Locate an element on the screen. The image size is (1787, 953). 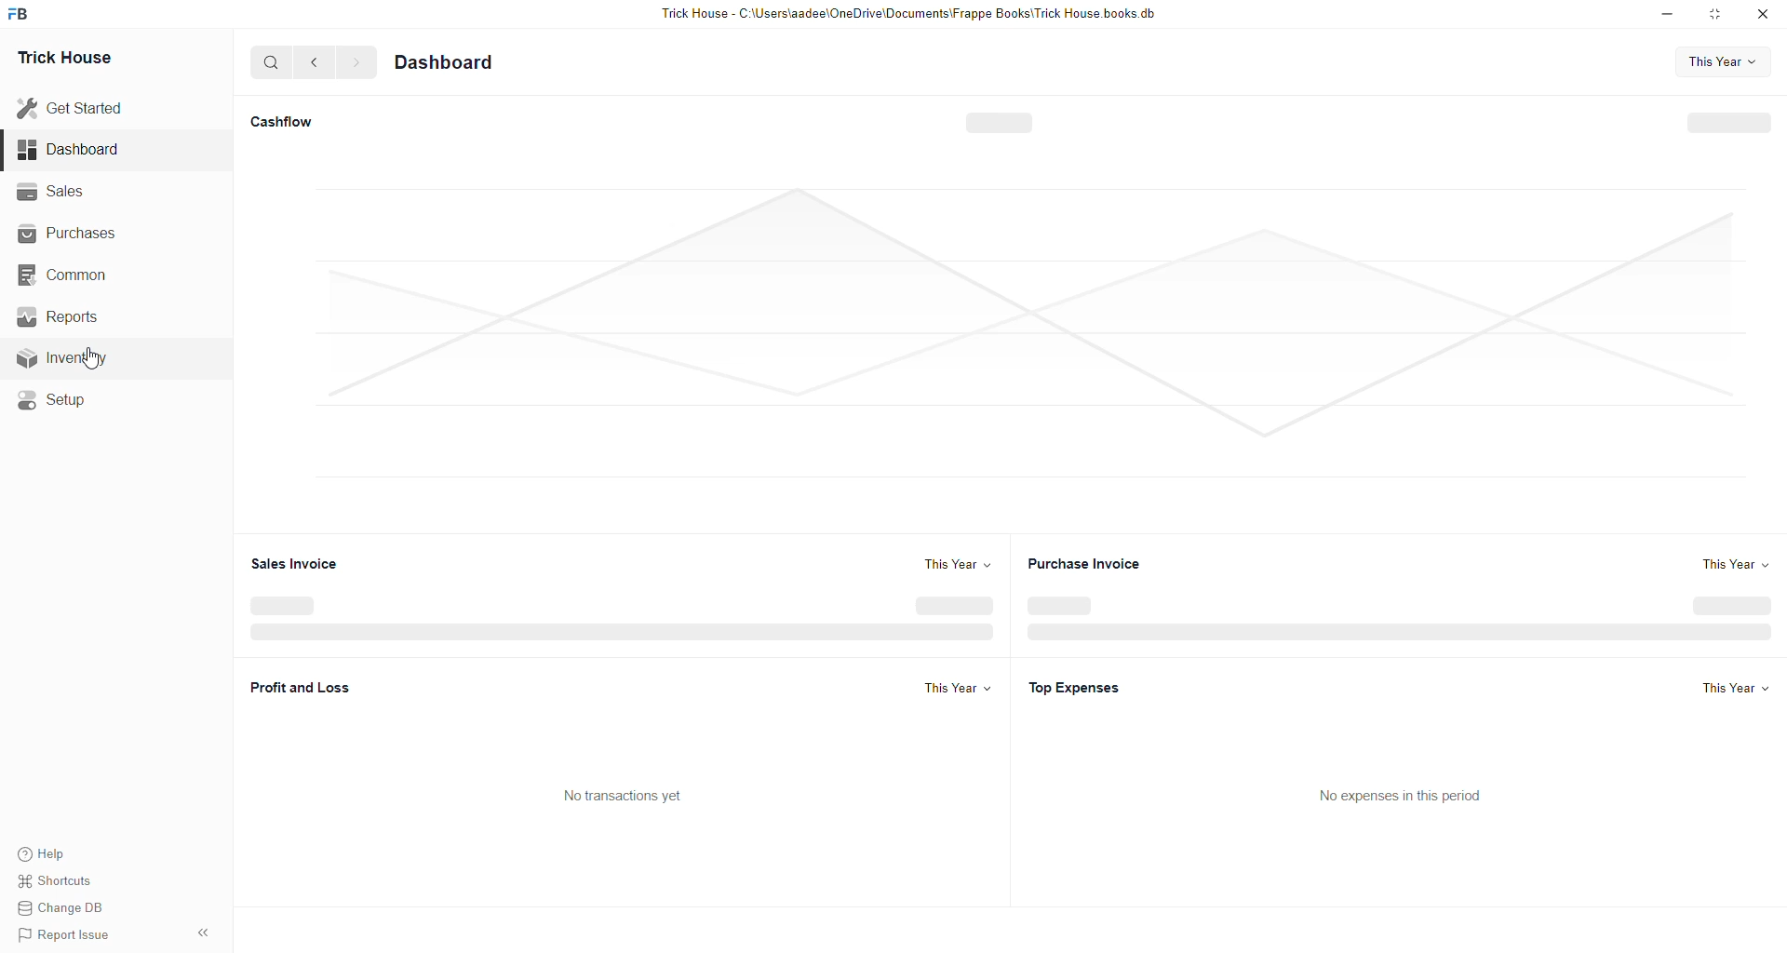
Trick House is located at coordinates (74, 57).